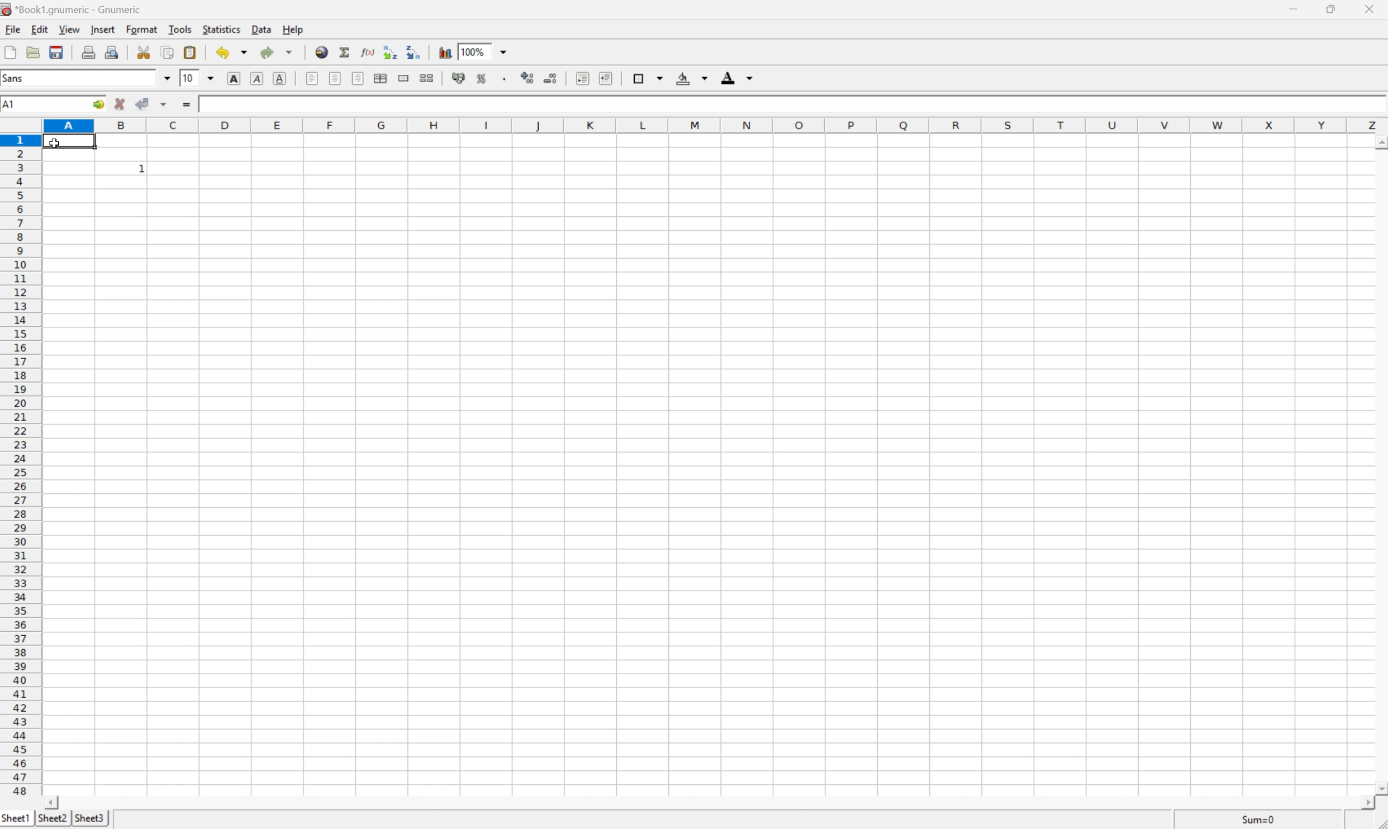 This screenshot has height=829, width=1388. What do you see at coordinates (1262, 822) in the screenshot?
I see `sum=0` at bounding box center [1262, 822].